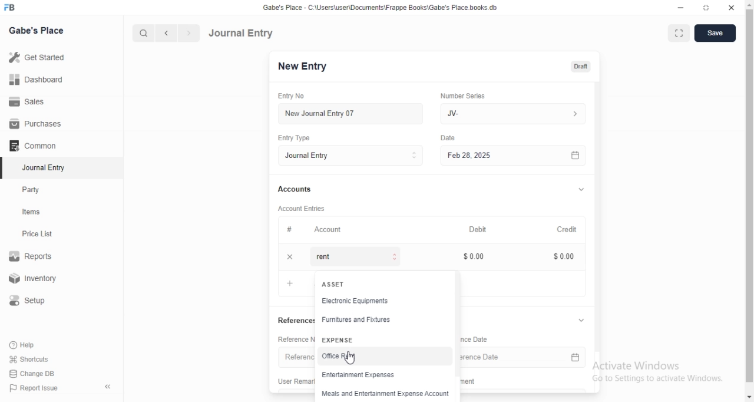 The image size is (754, 402). Describe the element at coordinates (587, 319) in the screenshot. I see `v` at that location.